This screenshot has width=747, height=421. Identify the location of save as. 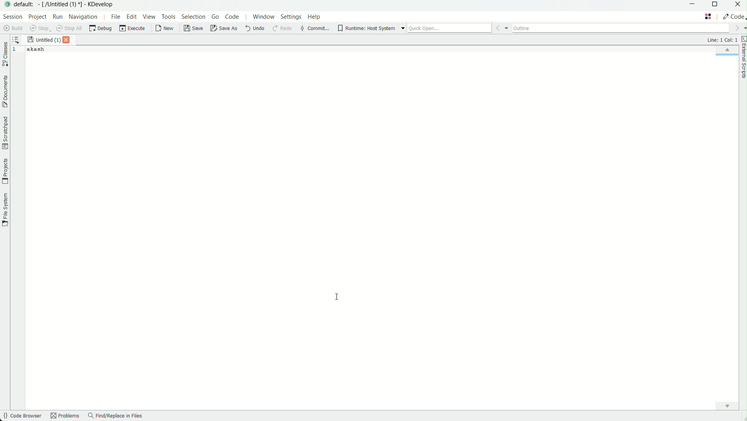
(224, 29).